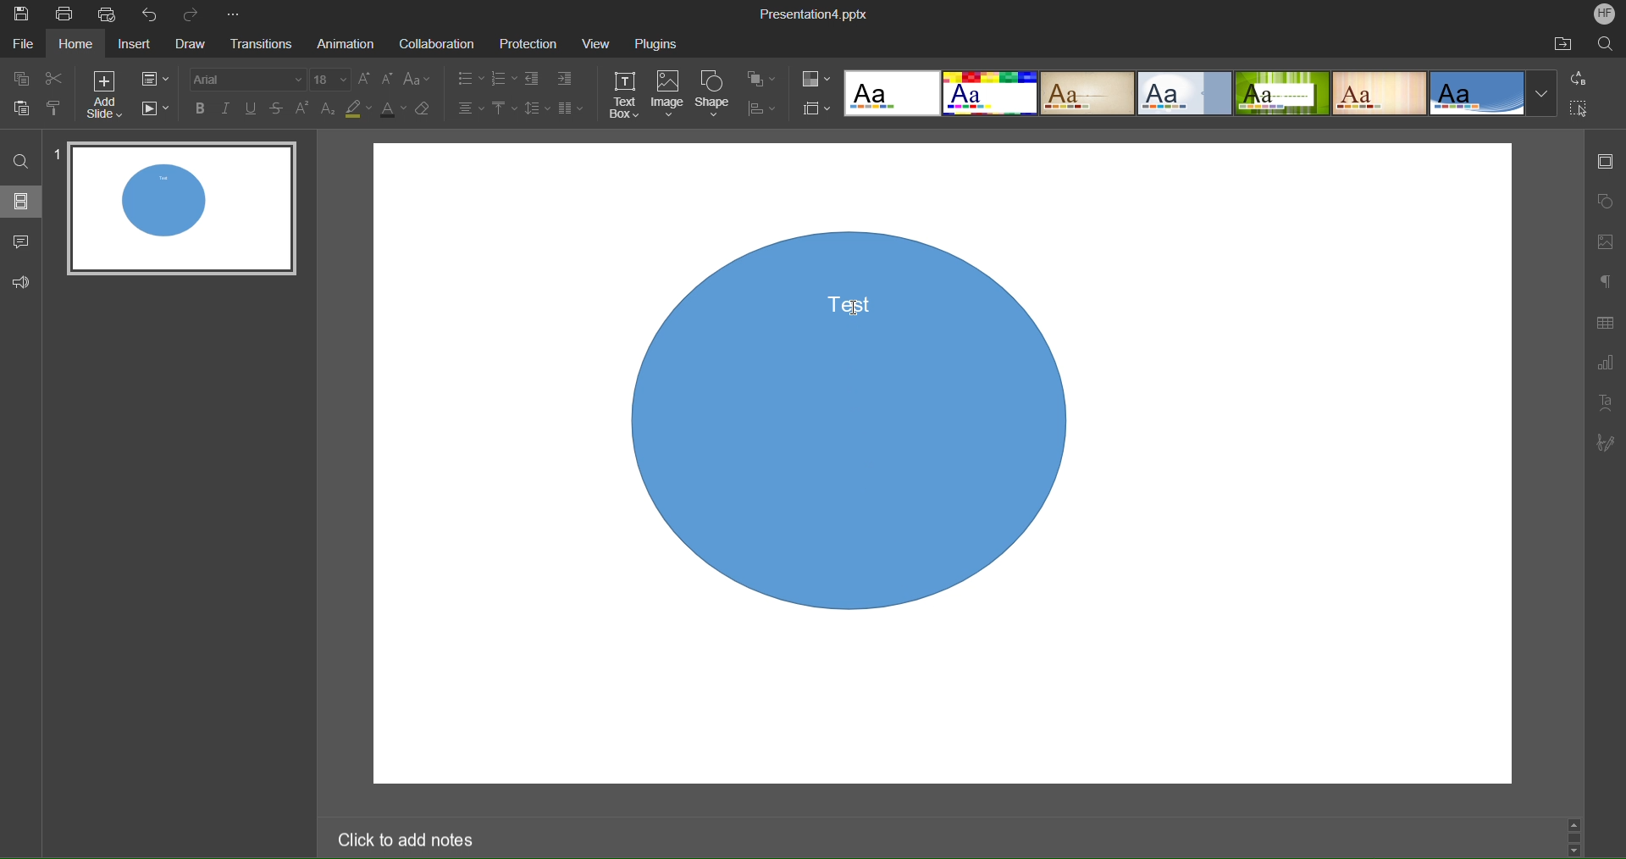 This screenshot has height=859, width=1626. What do you see at coordinates (473, 108) in the screenshot?
I see `Alignment` at bounding box center [473, 108].